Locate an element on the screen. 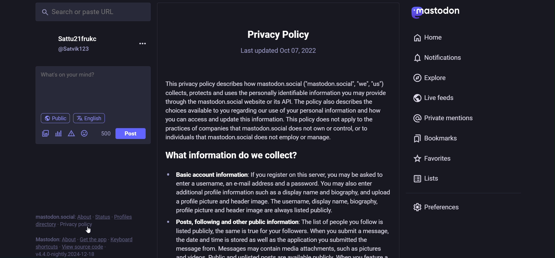  english is located at coordinates (90, 118).